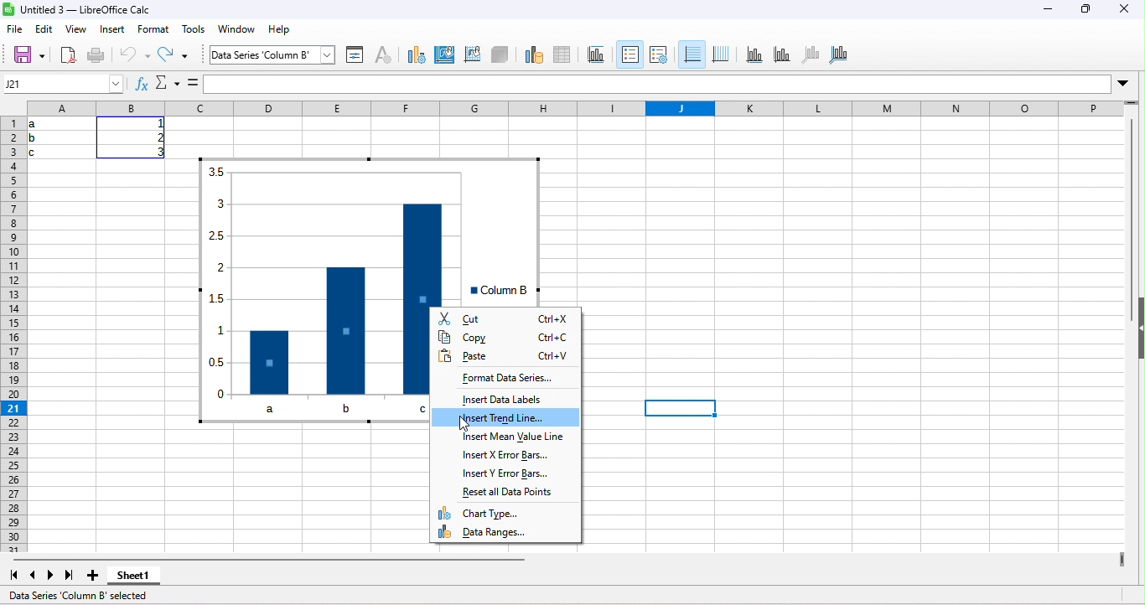 The height and width of the screenshot is (605, 1145). What do you see at coordinates (79, 28) in the screenshot?
I see `view` at bounding box center [79, 28].